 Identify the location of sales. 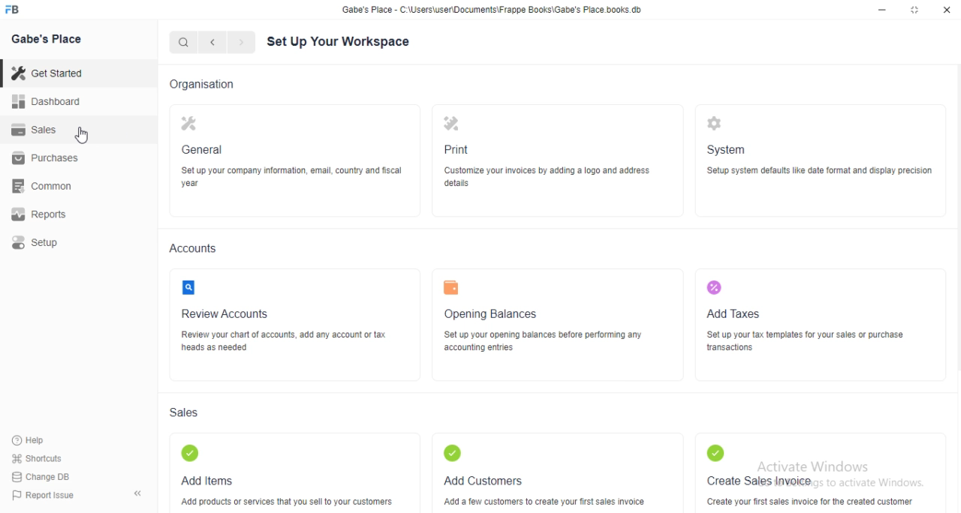
(36, 129).